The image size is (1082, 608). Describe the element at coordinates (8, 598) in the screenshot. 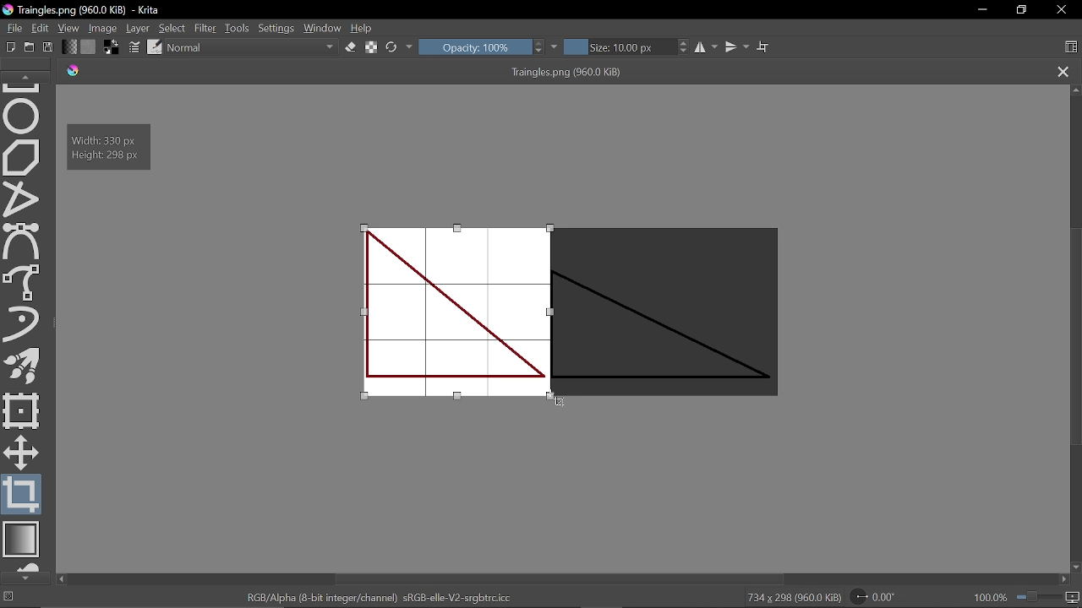

I see `No selection` at that location.